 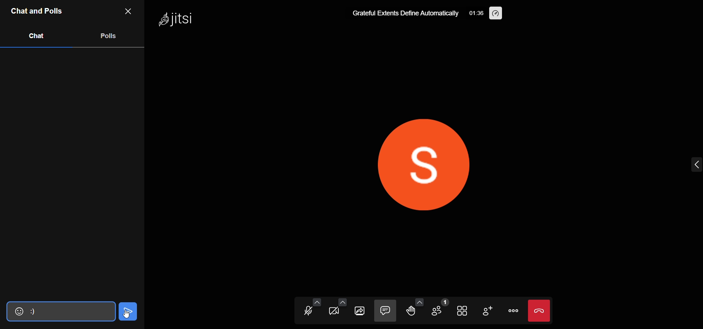 I want to click on more emoji, so click(x=420, y=301).